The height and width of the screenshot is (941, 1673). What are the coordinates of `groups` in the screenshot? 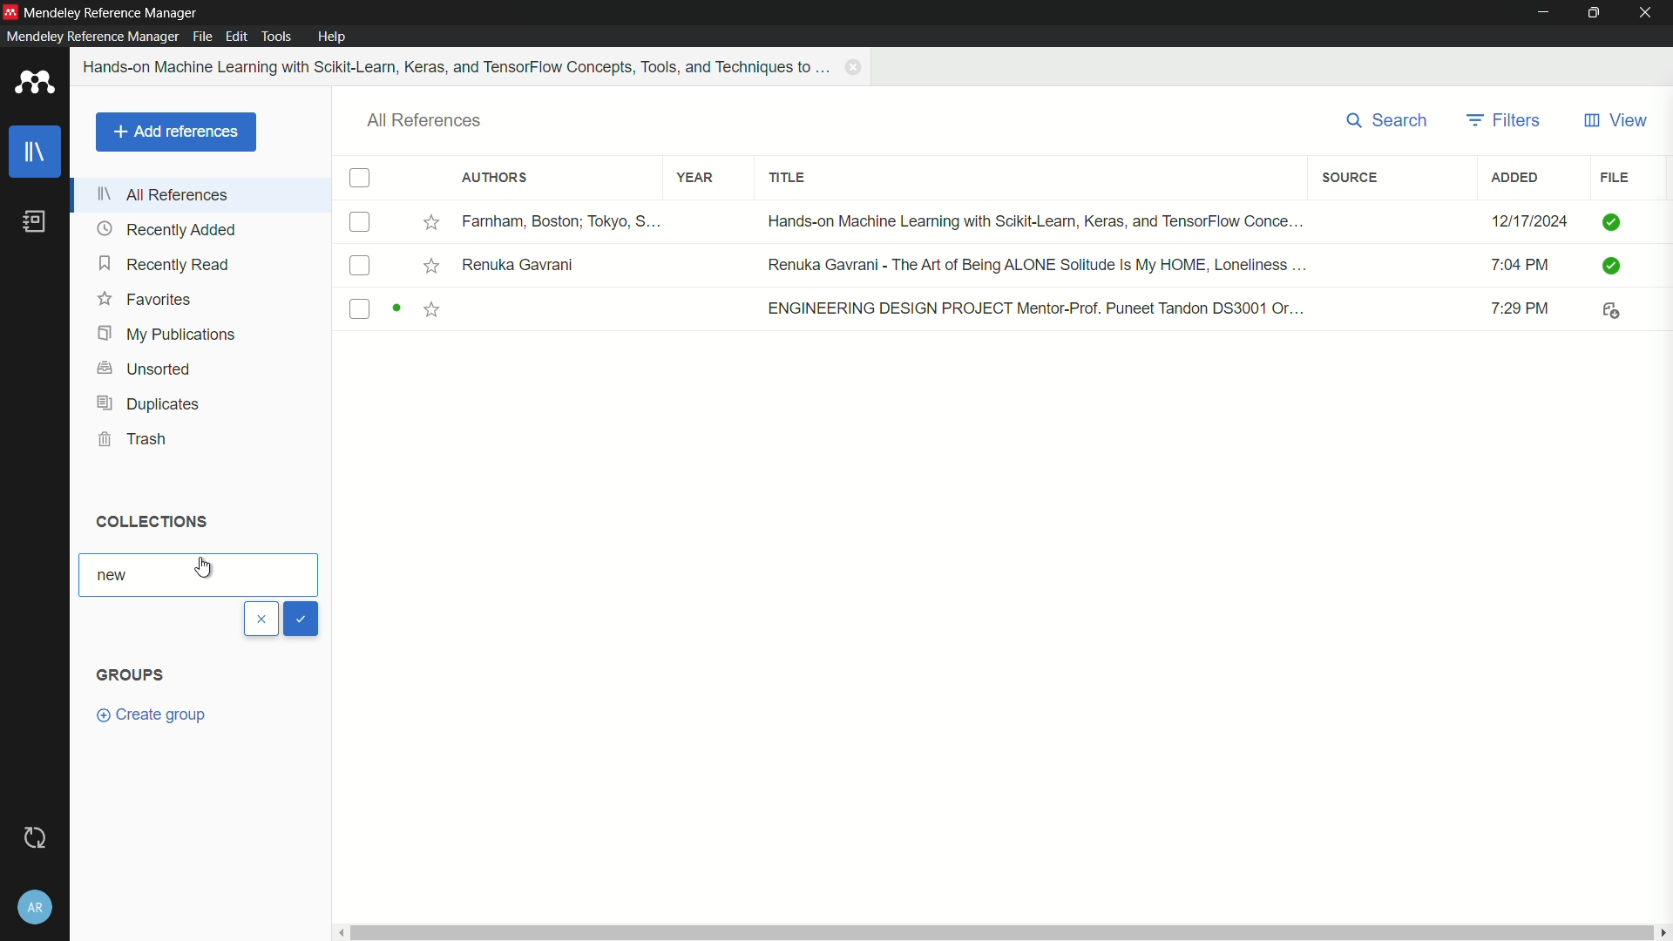 It's located at (129, 675).